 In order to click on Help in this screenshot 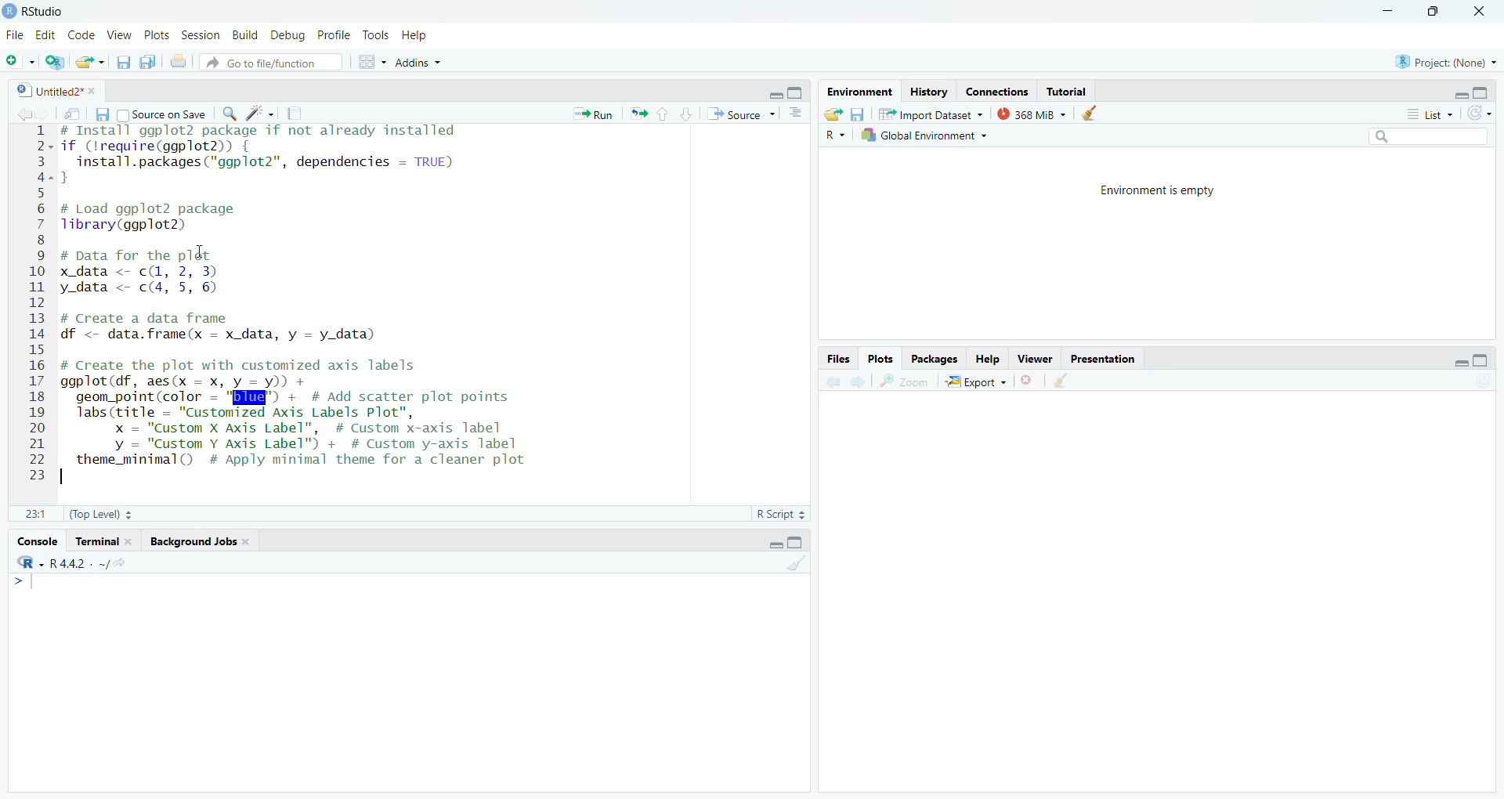, I will do `click(421, 35)`.